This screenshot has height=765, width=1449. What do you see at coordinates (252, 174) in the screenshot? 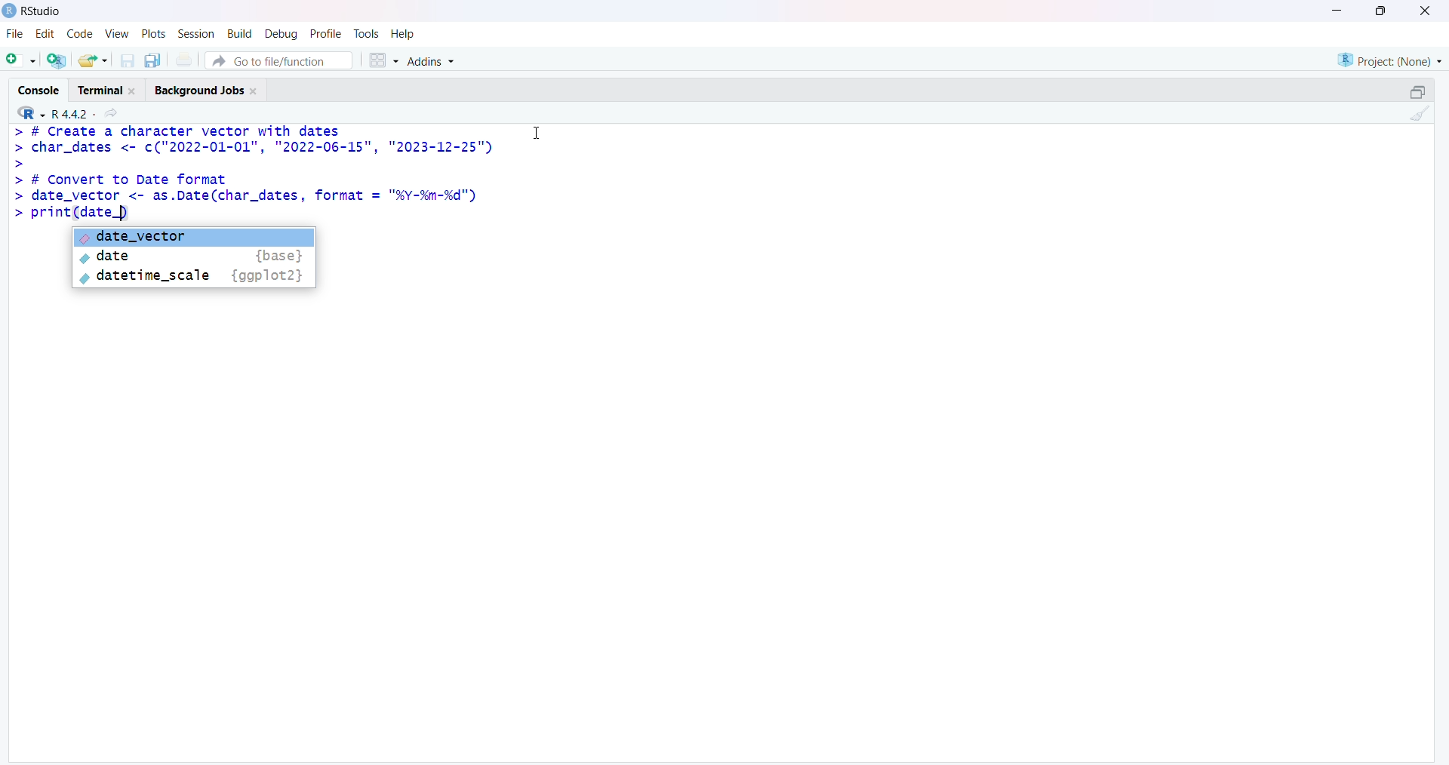
I see `> # Create a character vector with dates

> char_dates <- c("2022-01-01", "2022-06-15", "2023-12-25")
>

> # Convert to Date format

> date_vector <- as.Date(char_dates, format = "%Y-%m-%d")
> print(date_))` at bounding box center [252, 174].